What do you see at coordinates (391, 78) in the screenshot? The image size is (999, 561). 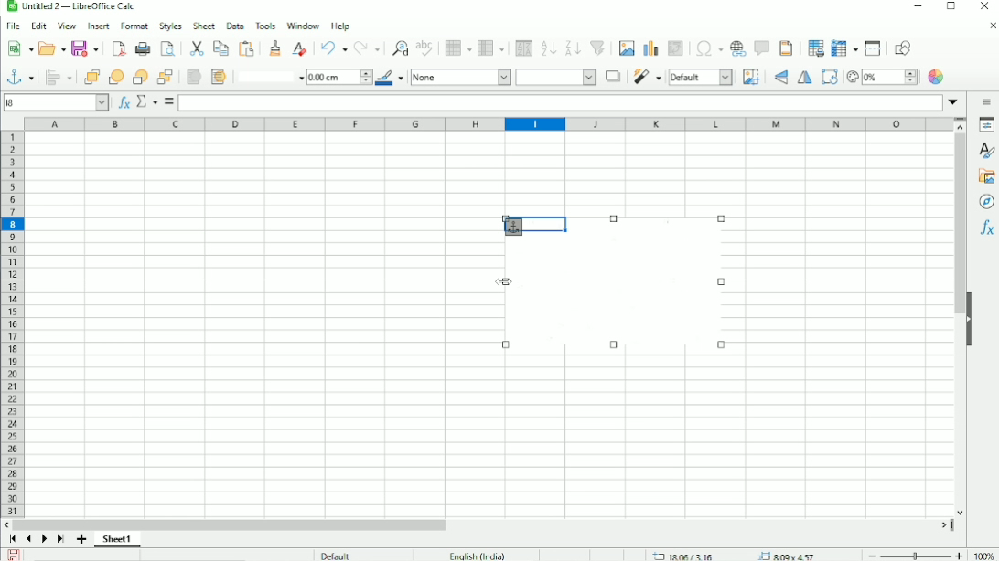 I see `Line color` at bounding box center [391, 78].